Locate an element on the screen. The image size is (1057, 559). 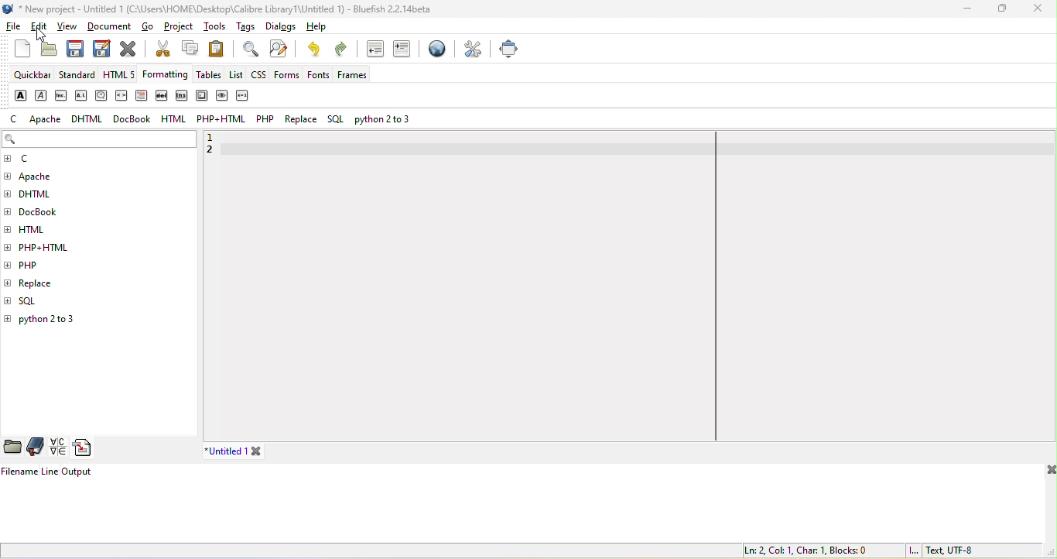
php is located at coordinates (38, 264).